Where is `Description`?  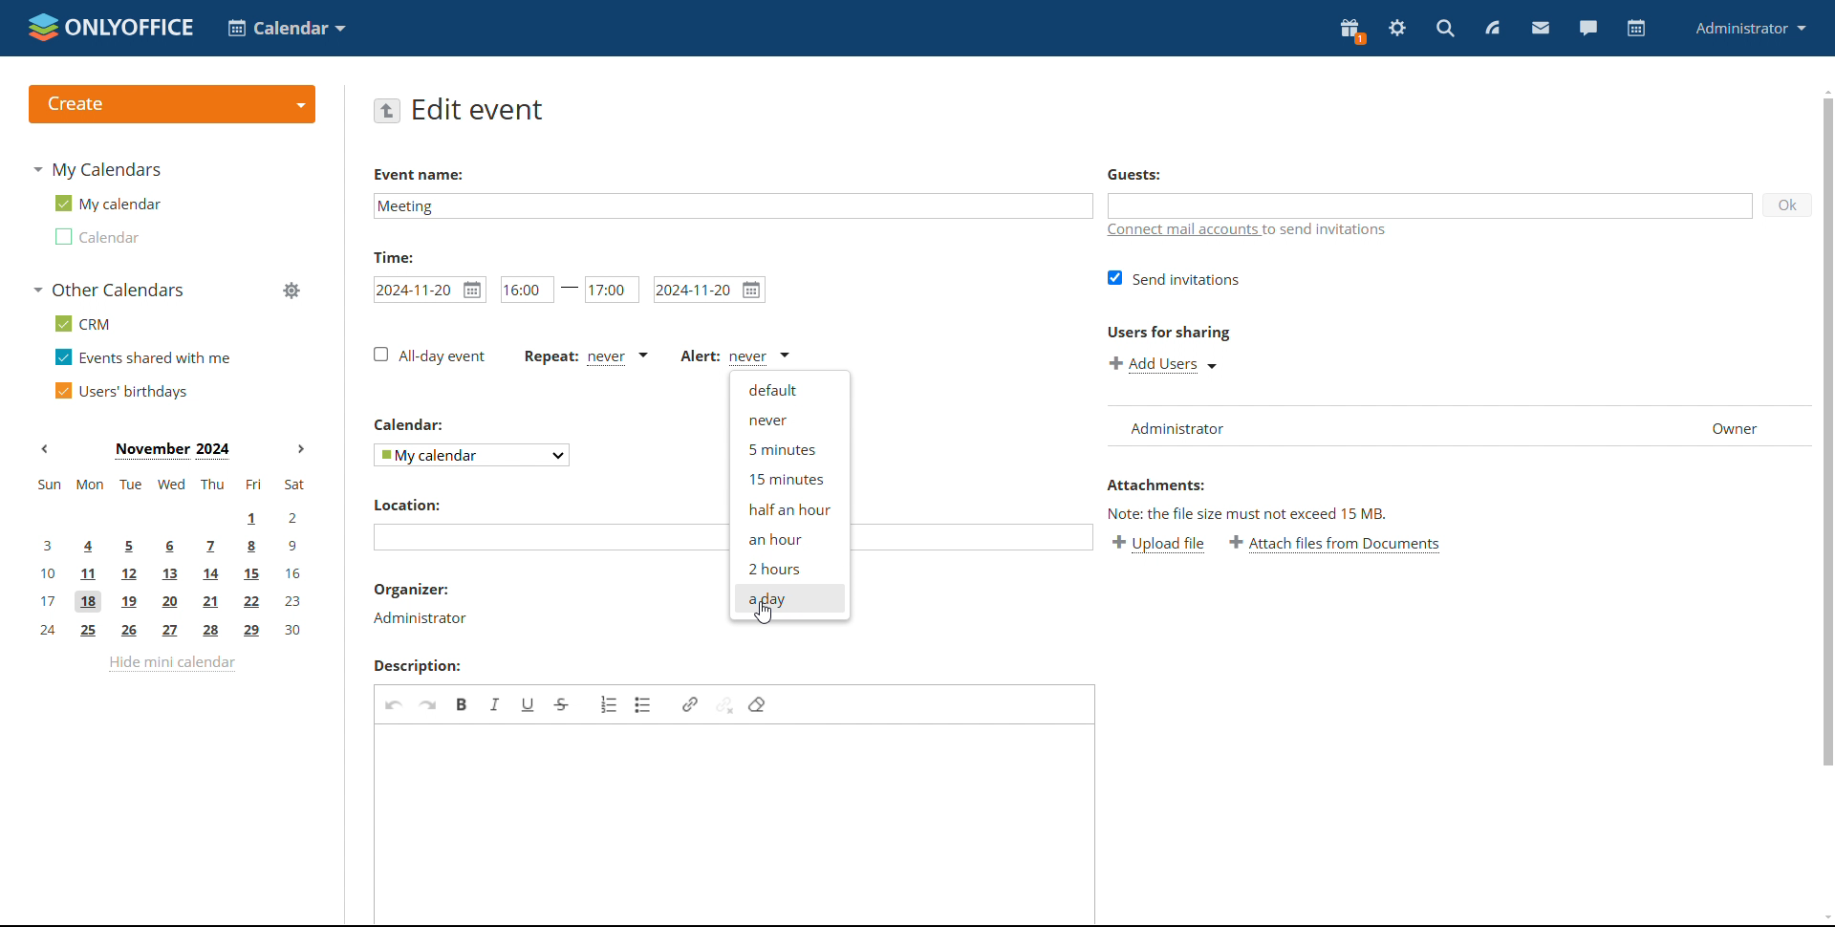 Description is located at coordinates (416, 665).